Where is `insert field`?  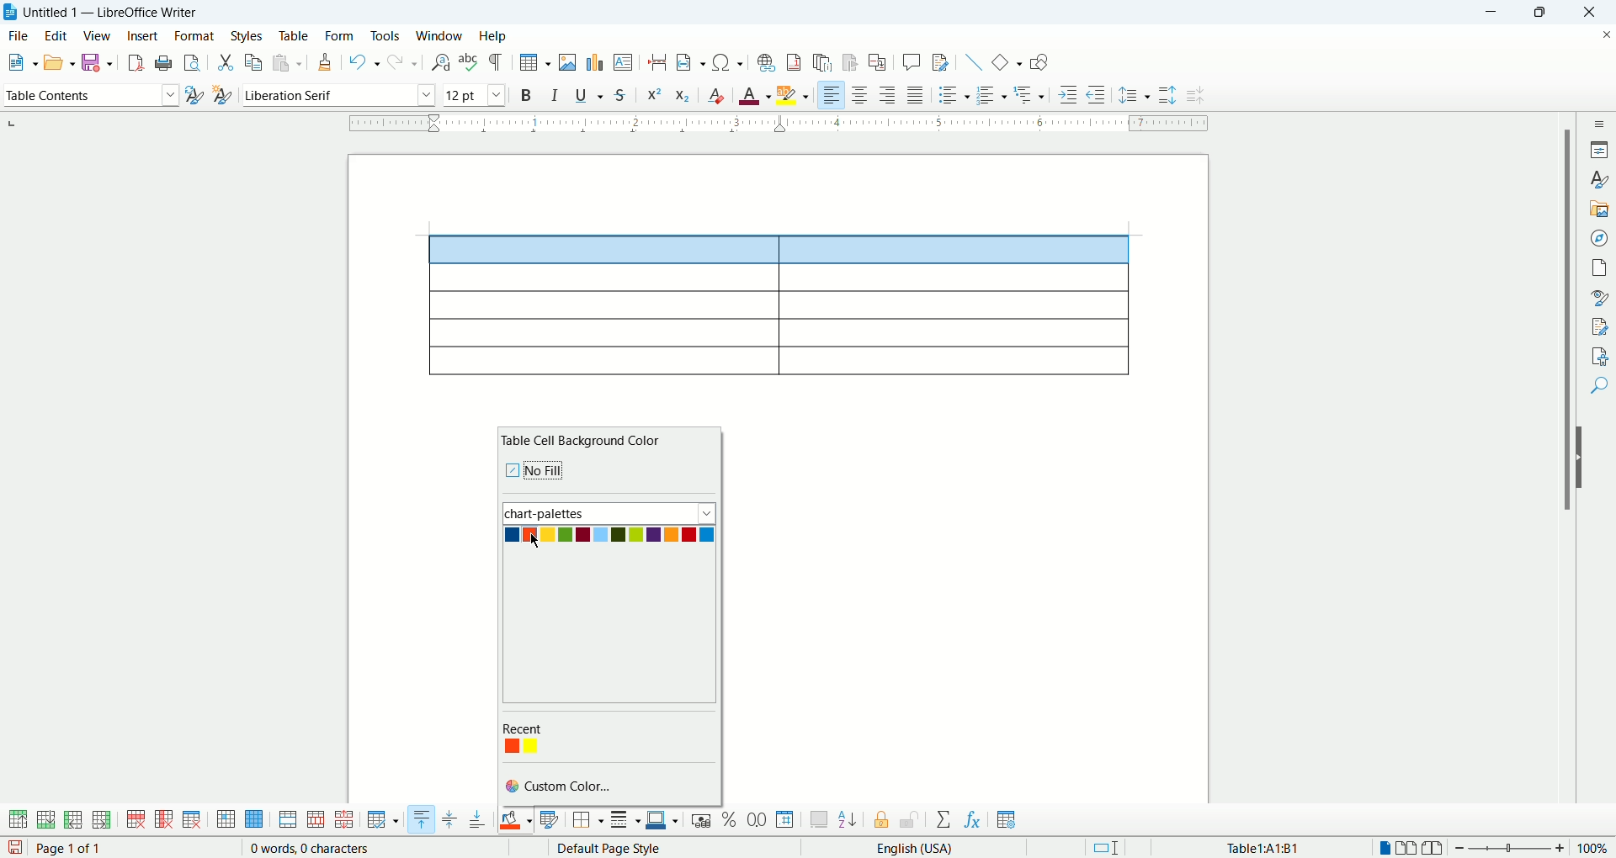 insert field is located at coordinates (693, 61).